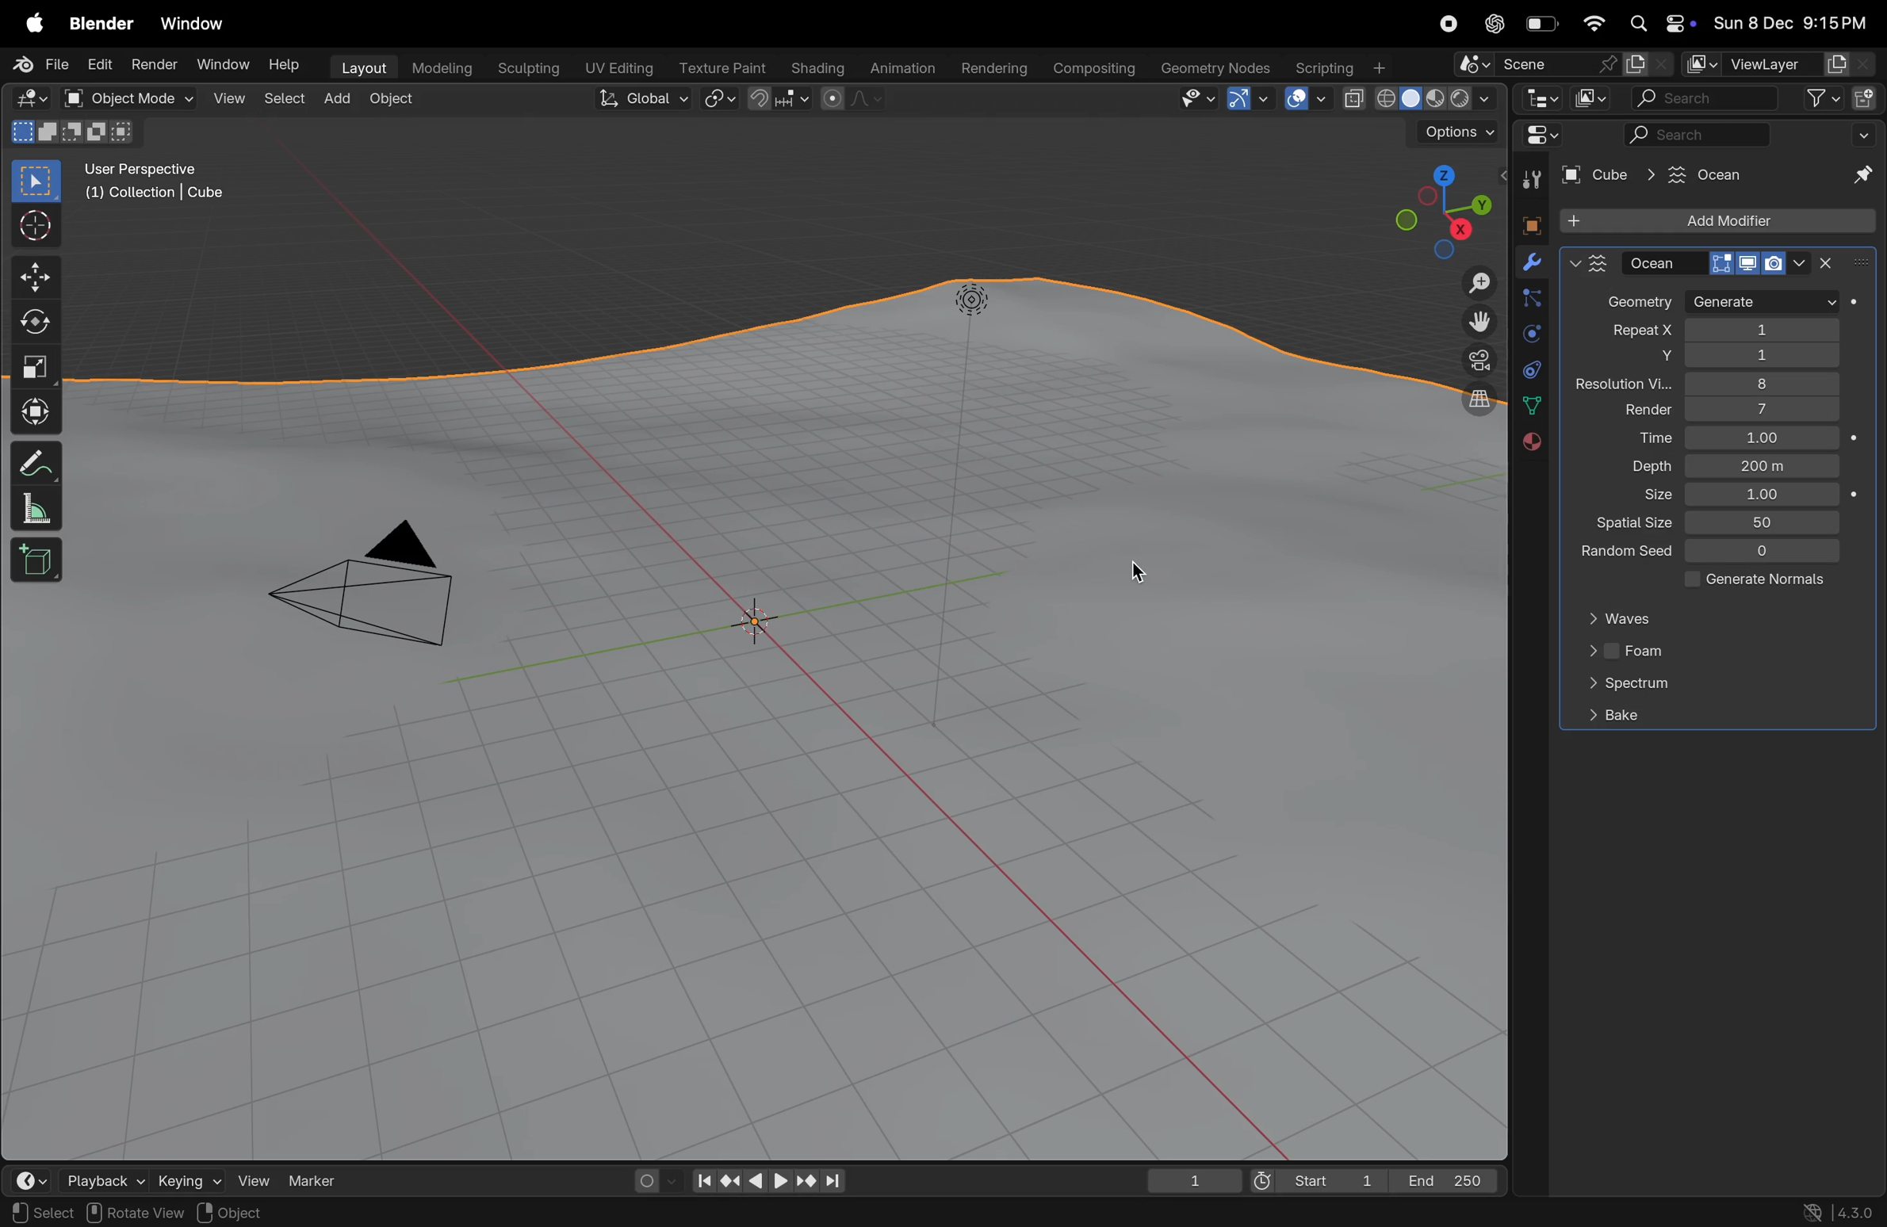 The image size is (1887, 1227). Describe the element at coordinates (36, 25) in the screenshot. I see `apple menu` at that location.